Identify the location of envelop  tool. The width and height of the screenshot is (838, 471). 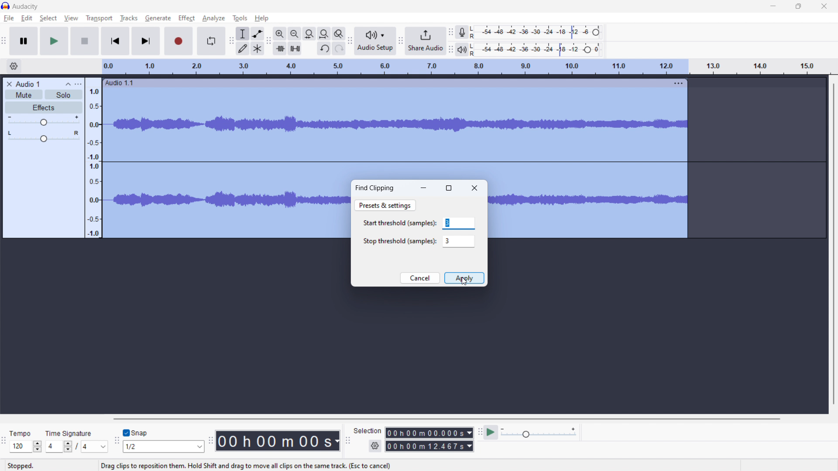
(258, 34).